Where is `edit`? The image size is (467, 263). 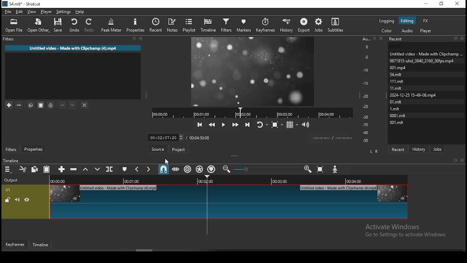
edit is located at coordinates (19, 12).